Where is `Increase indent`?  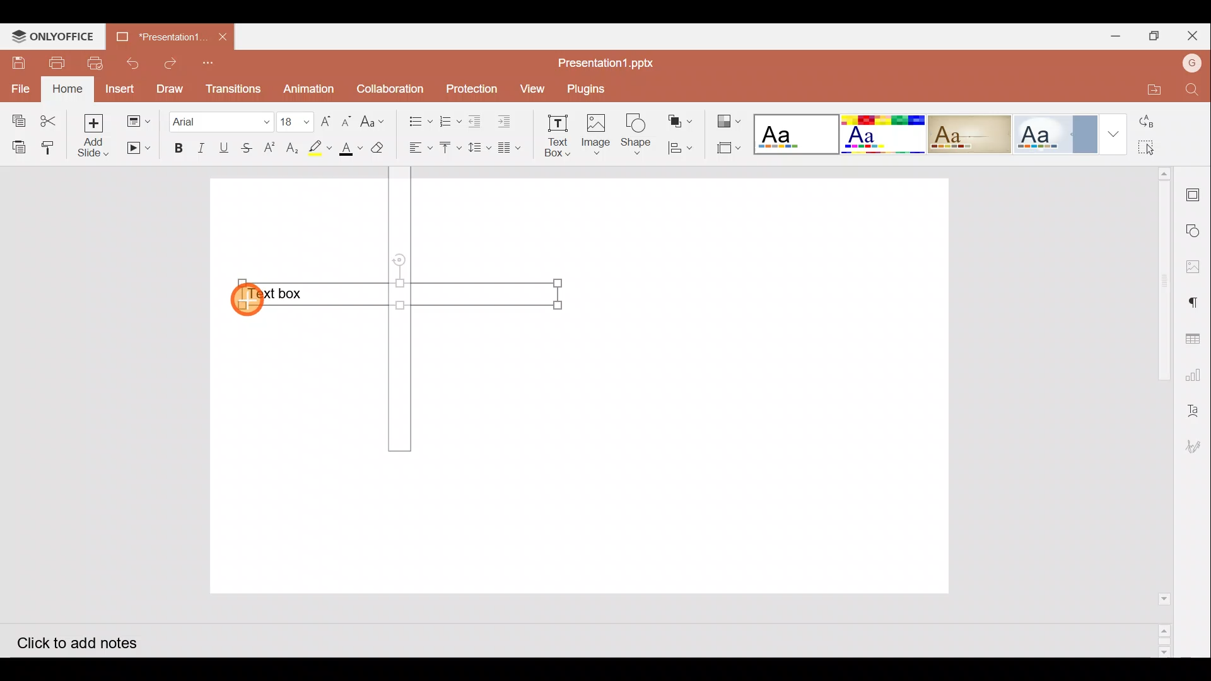 Increase indent is located at coordinates (506, 119).